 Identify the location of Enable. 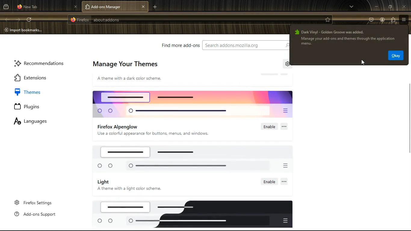
(269, 181).